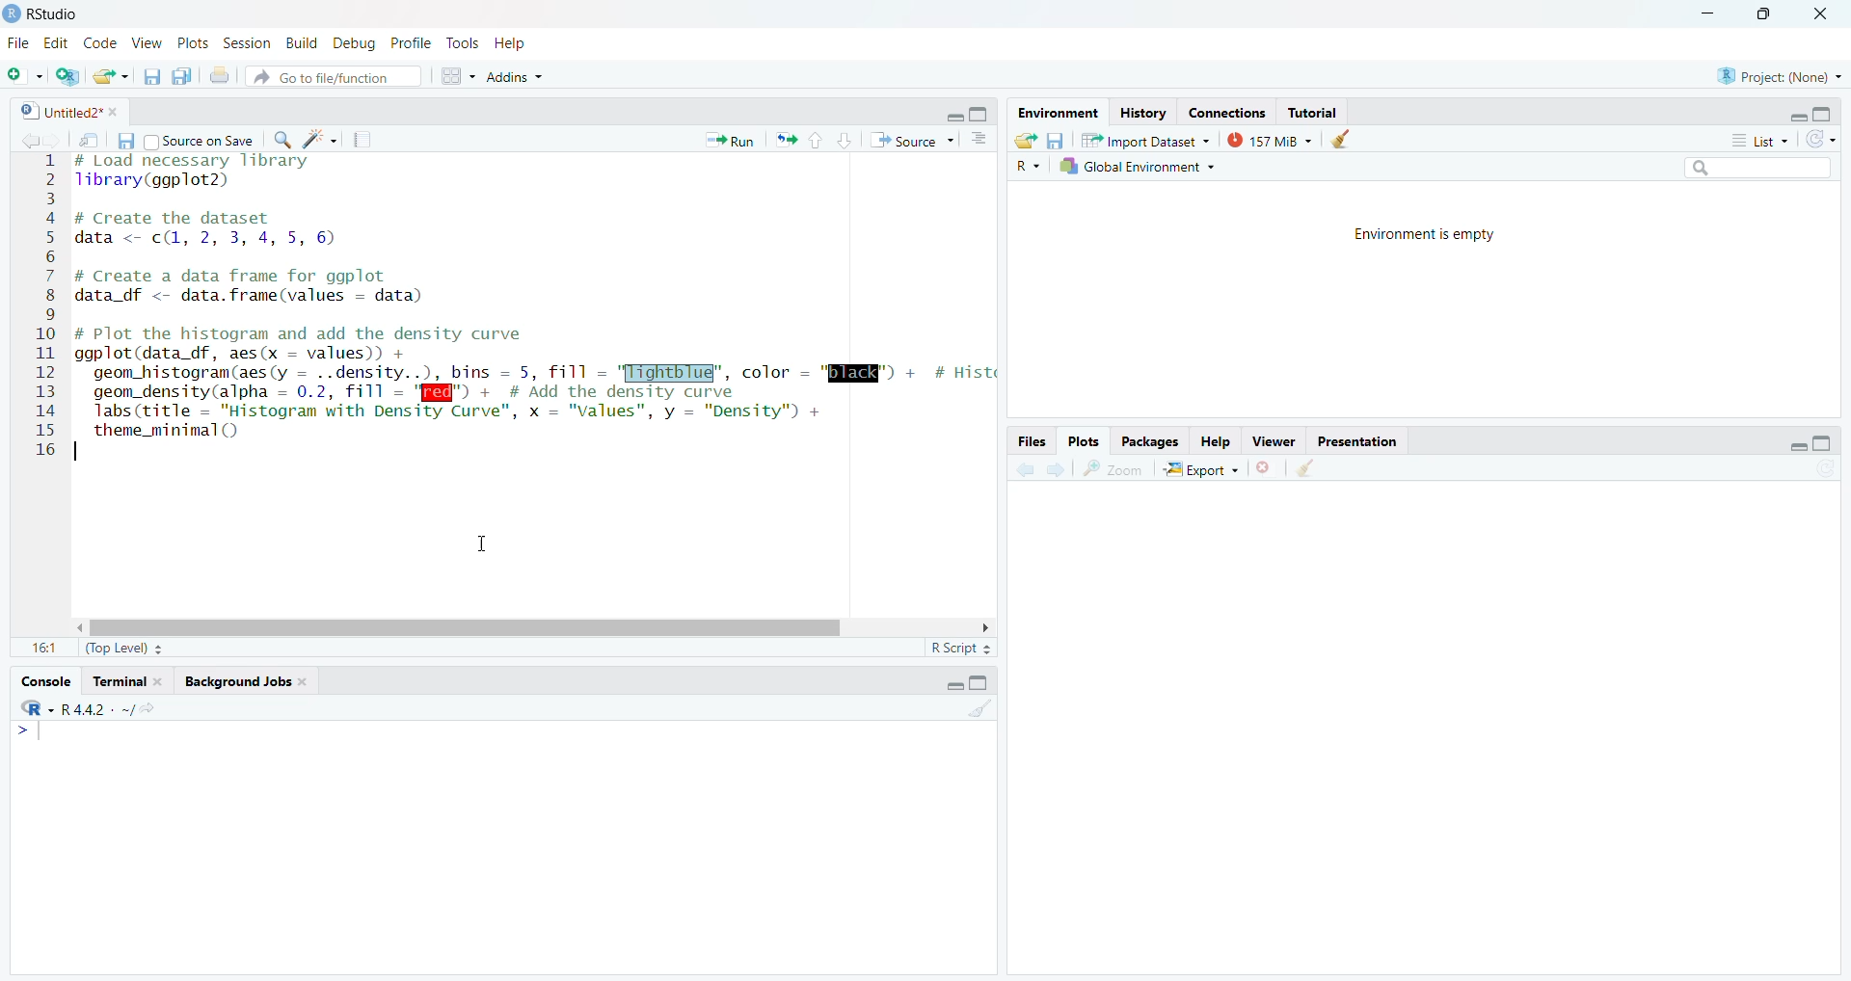  Describe the element at coordinates (1084, 439) in the screenshot. I see `Plots` at that location.